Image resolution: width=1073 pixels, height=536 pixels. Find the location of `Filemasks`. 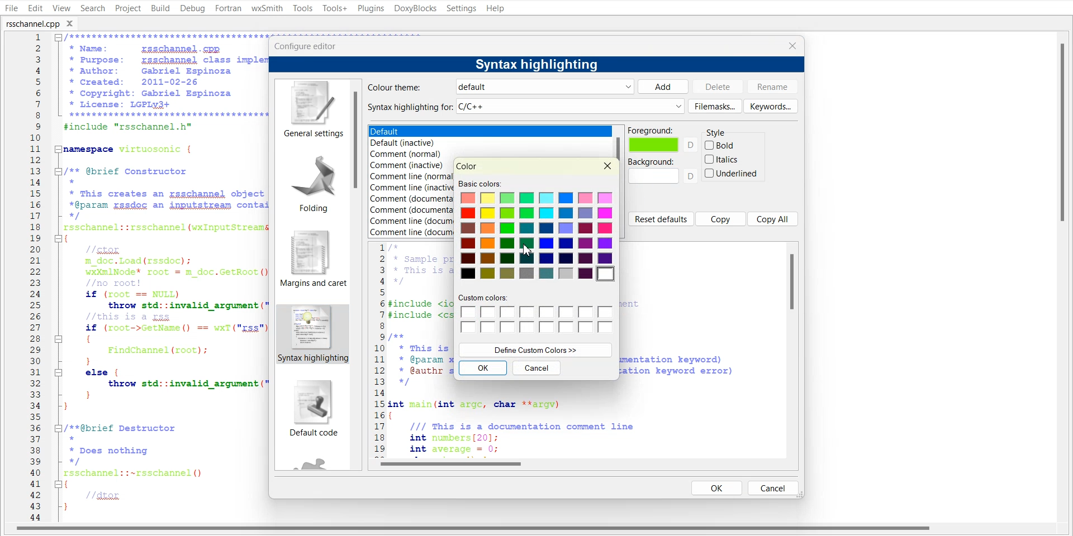

Filemasks is located at coordinates (715, 106).